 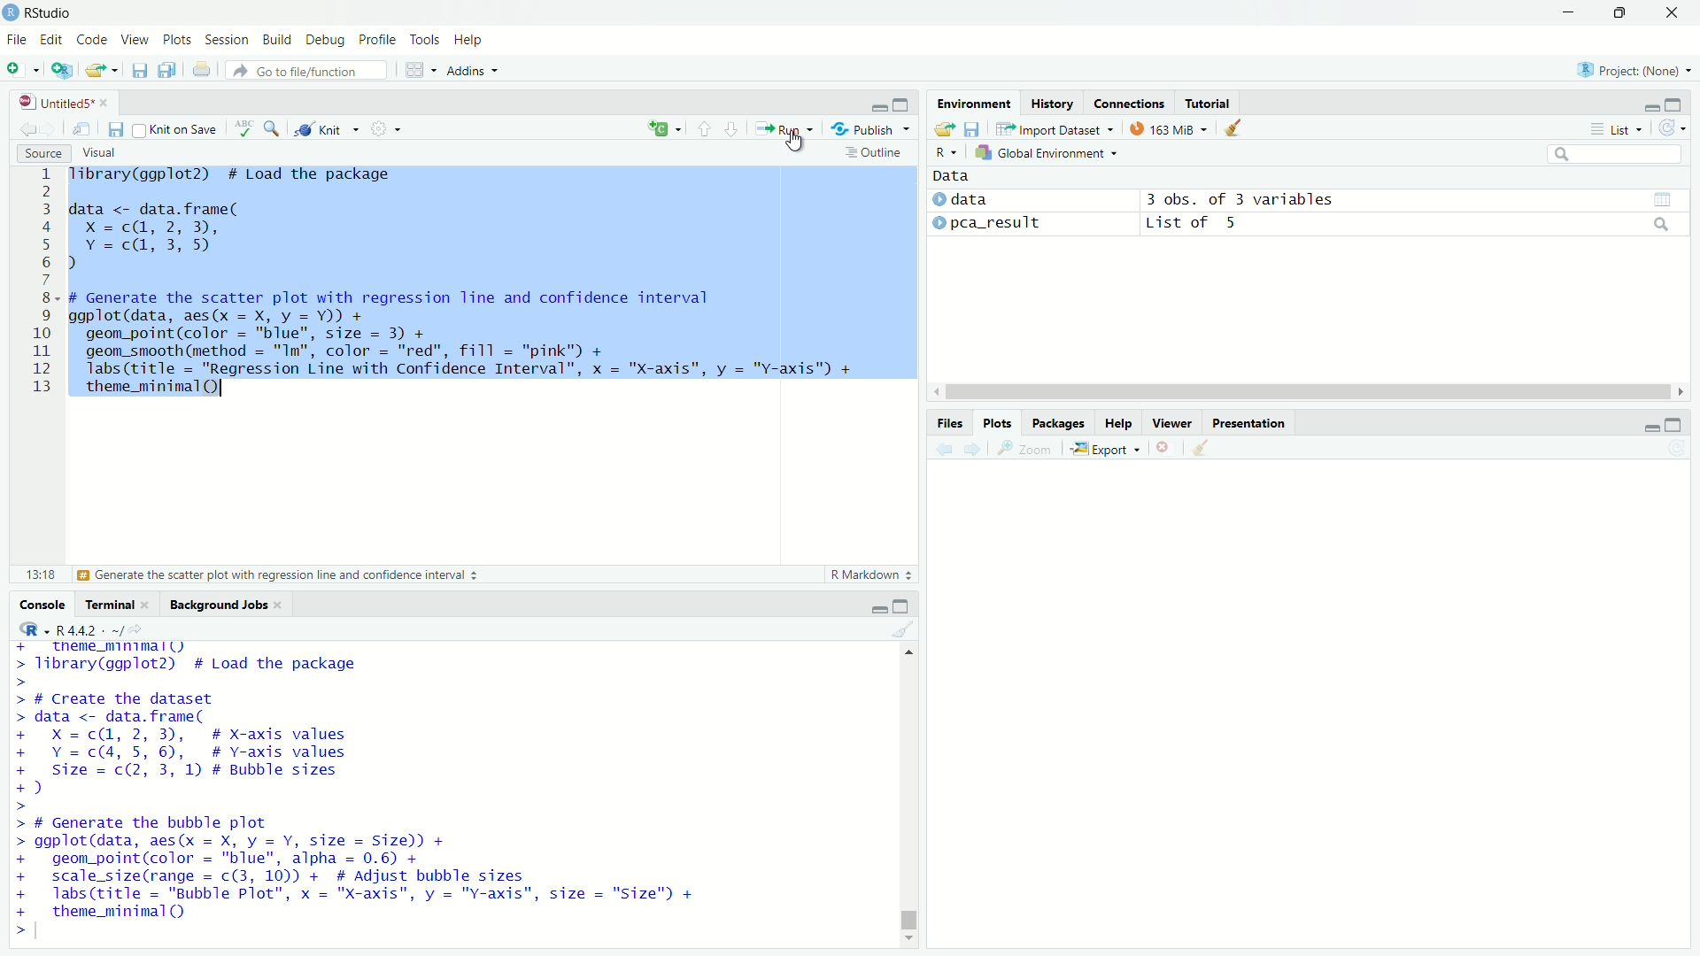 I want to click on Run, so click(x=784, y=128).